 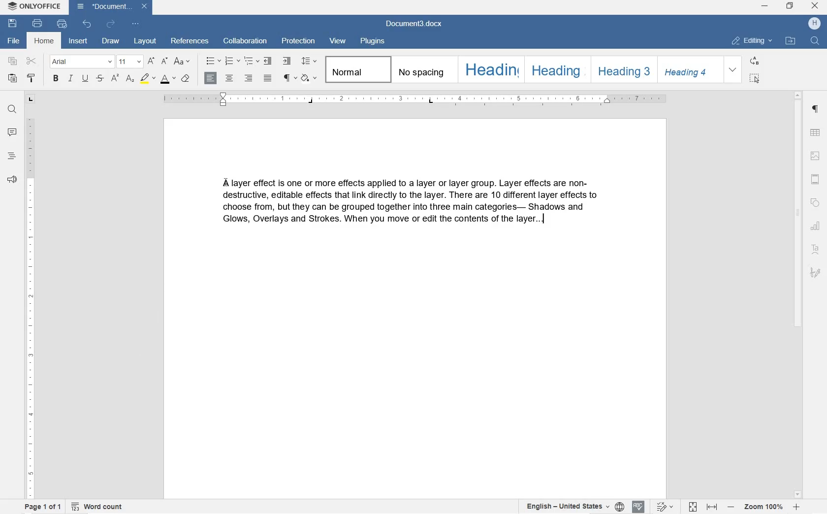 What do you see at coordinates (29, 307) in the screenshot?
I see `RULER` at bounding box center [29, 307].